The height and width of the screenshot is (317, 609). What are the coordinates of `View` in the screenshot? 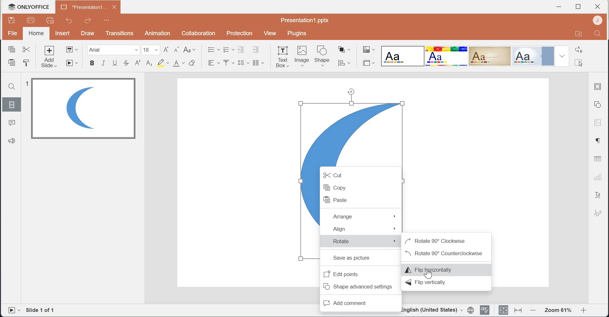 It's located at (270, 34).